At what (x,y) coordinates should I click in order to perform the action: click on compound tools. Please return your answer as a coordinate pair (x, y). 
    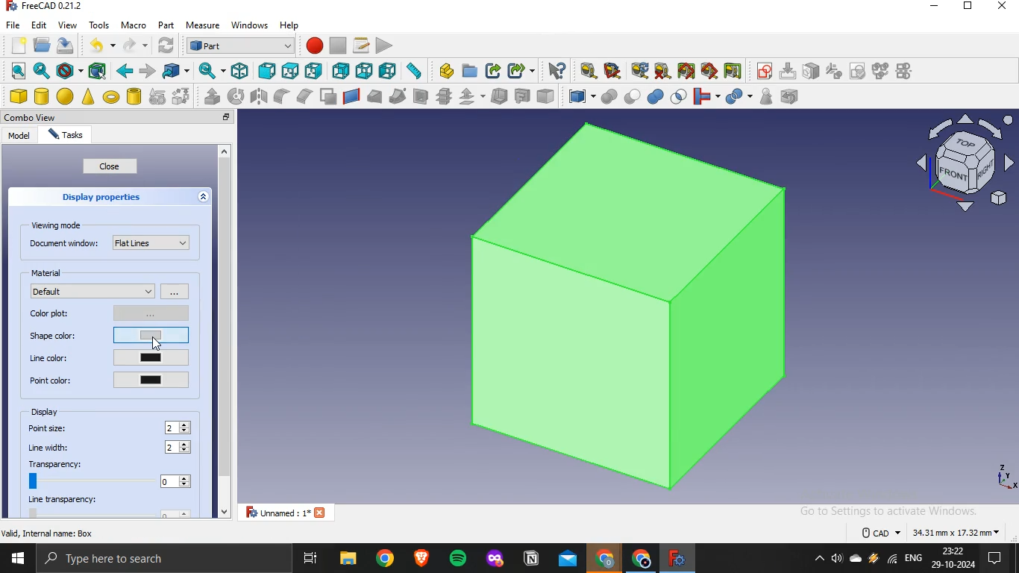
    Looking at the image, I should click on (575, 97).